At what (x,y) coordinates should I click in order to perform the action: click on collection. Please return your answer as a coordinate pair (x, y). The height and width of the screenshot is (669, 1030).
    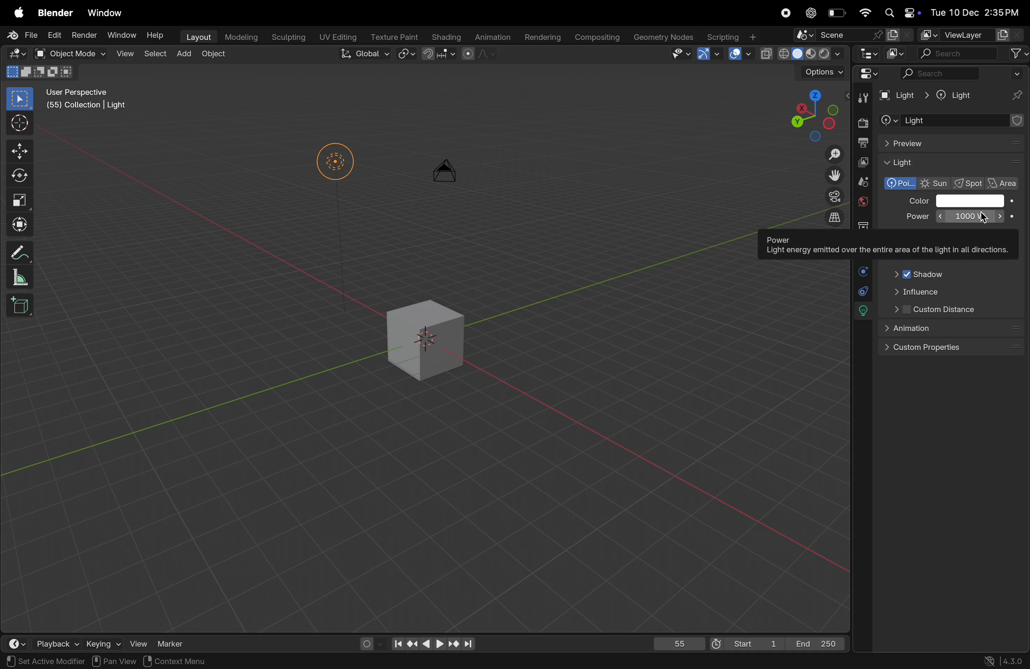
    Looking at the image, I should click on (866, 226).